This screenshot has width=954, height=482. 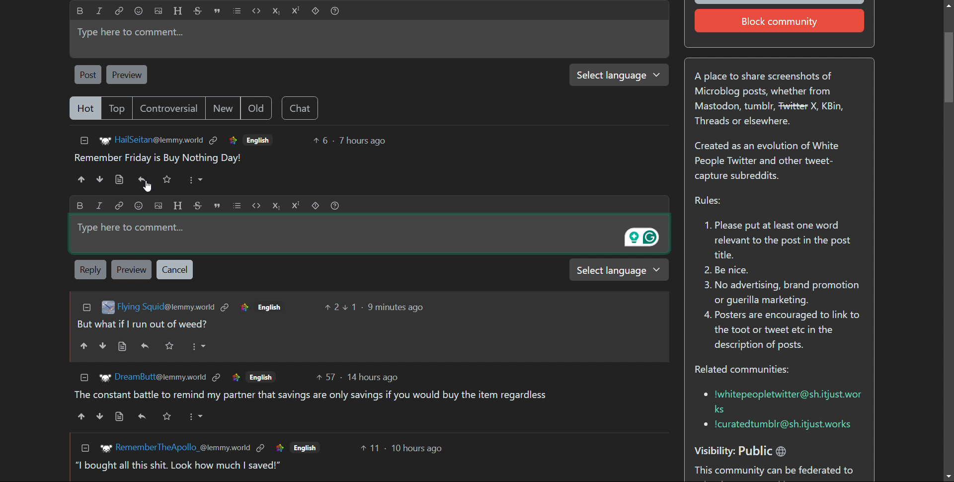 I want to click on username, so click(x=159, y=140).